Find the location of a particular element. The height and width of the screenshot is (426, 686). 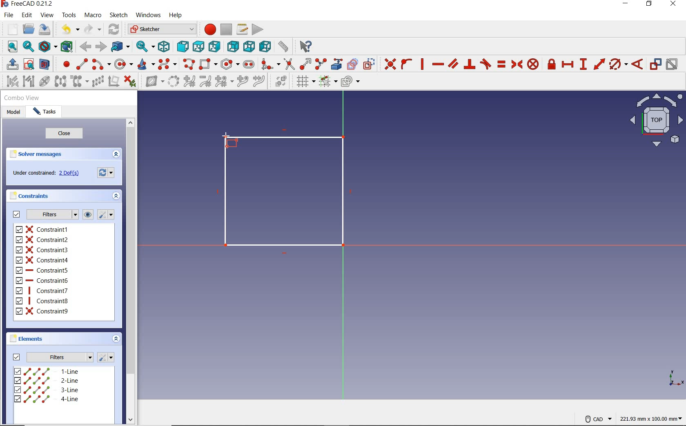

left is located at coordinates (265, 47).